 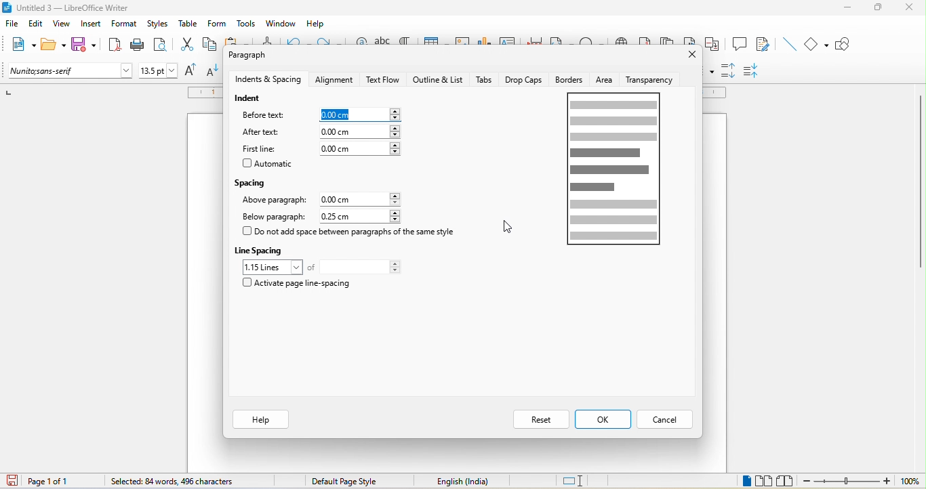 I want to click on font name, so click(x=71, y=71).